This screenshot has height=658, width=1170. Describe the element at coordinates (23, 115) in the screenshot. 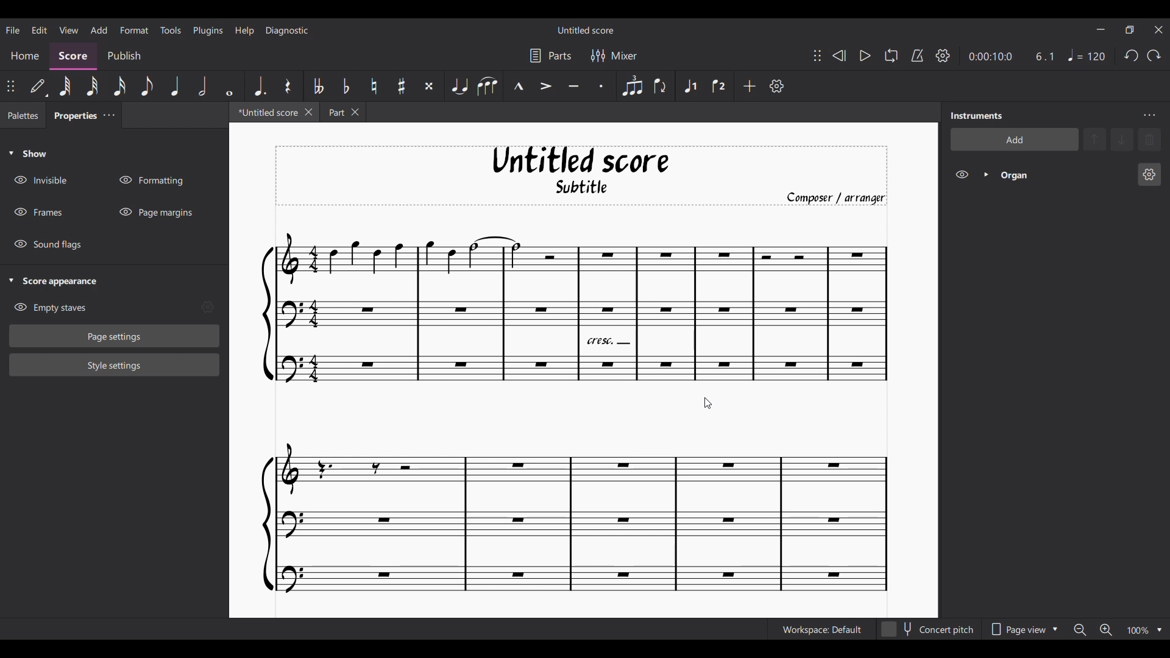

I see `Palettes tab` at that location.